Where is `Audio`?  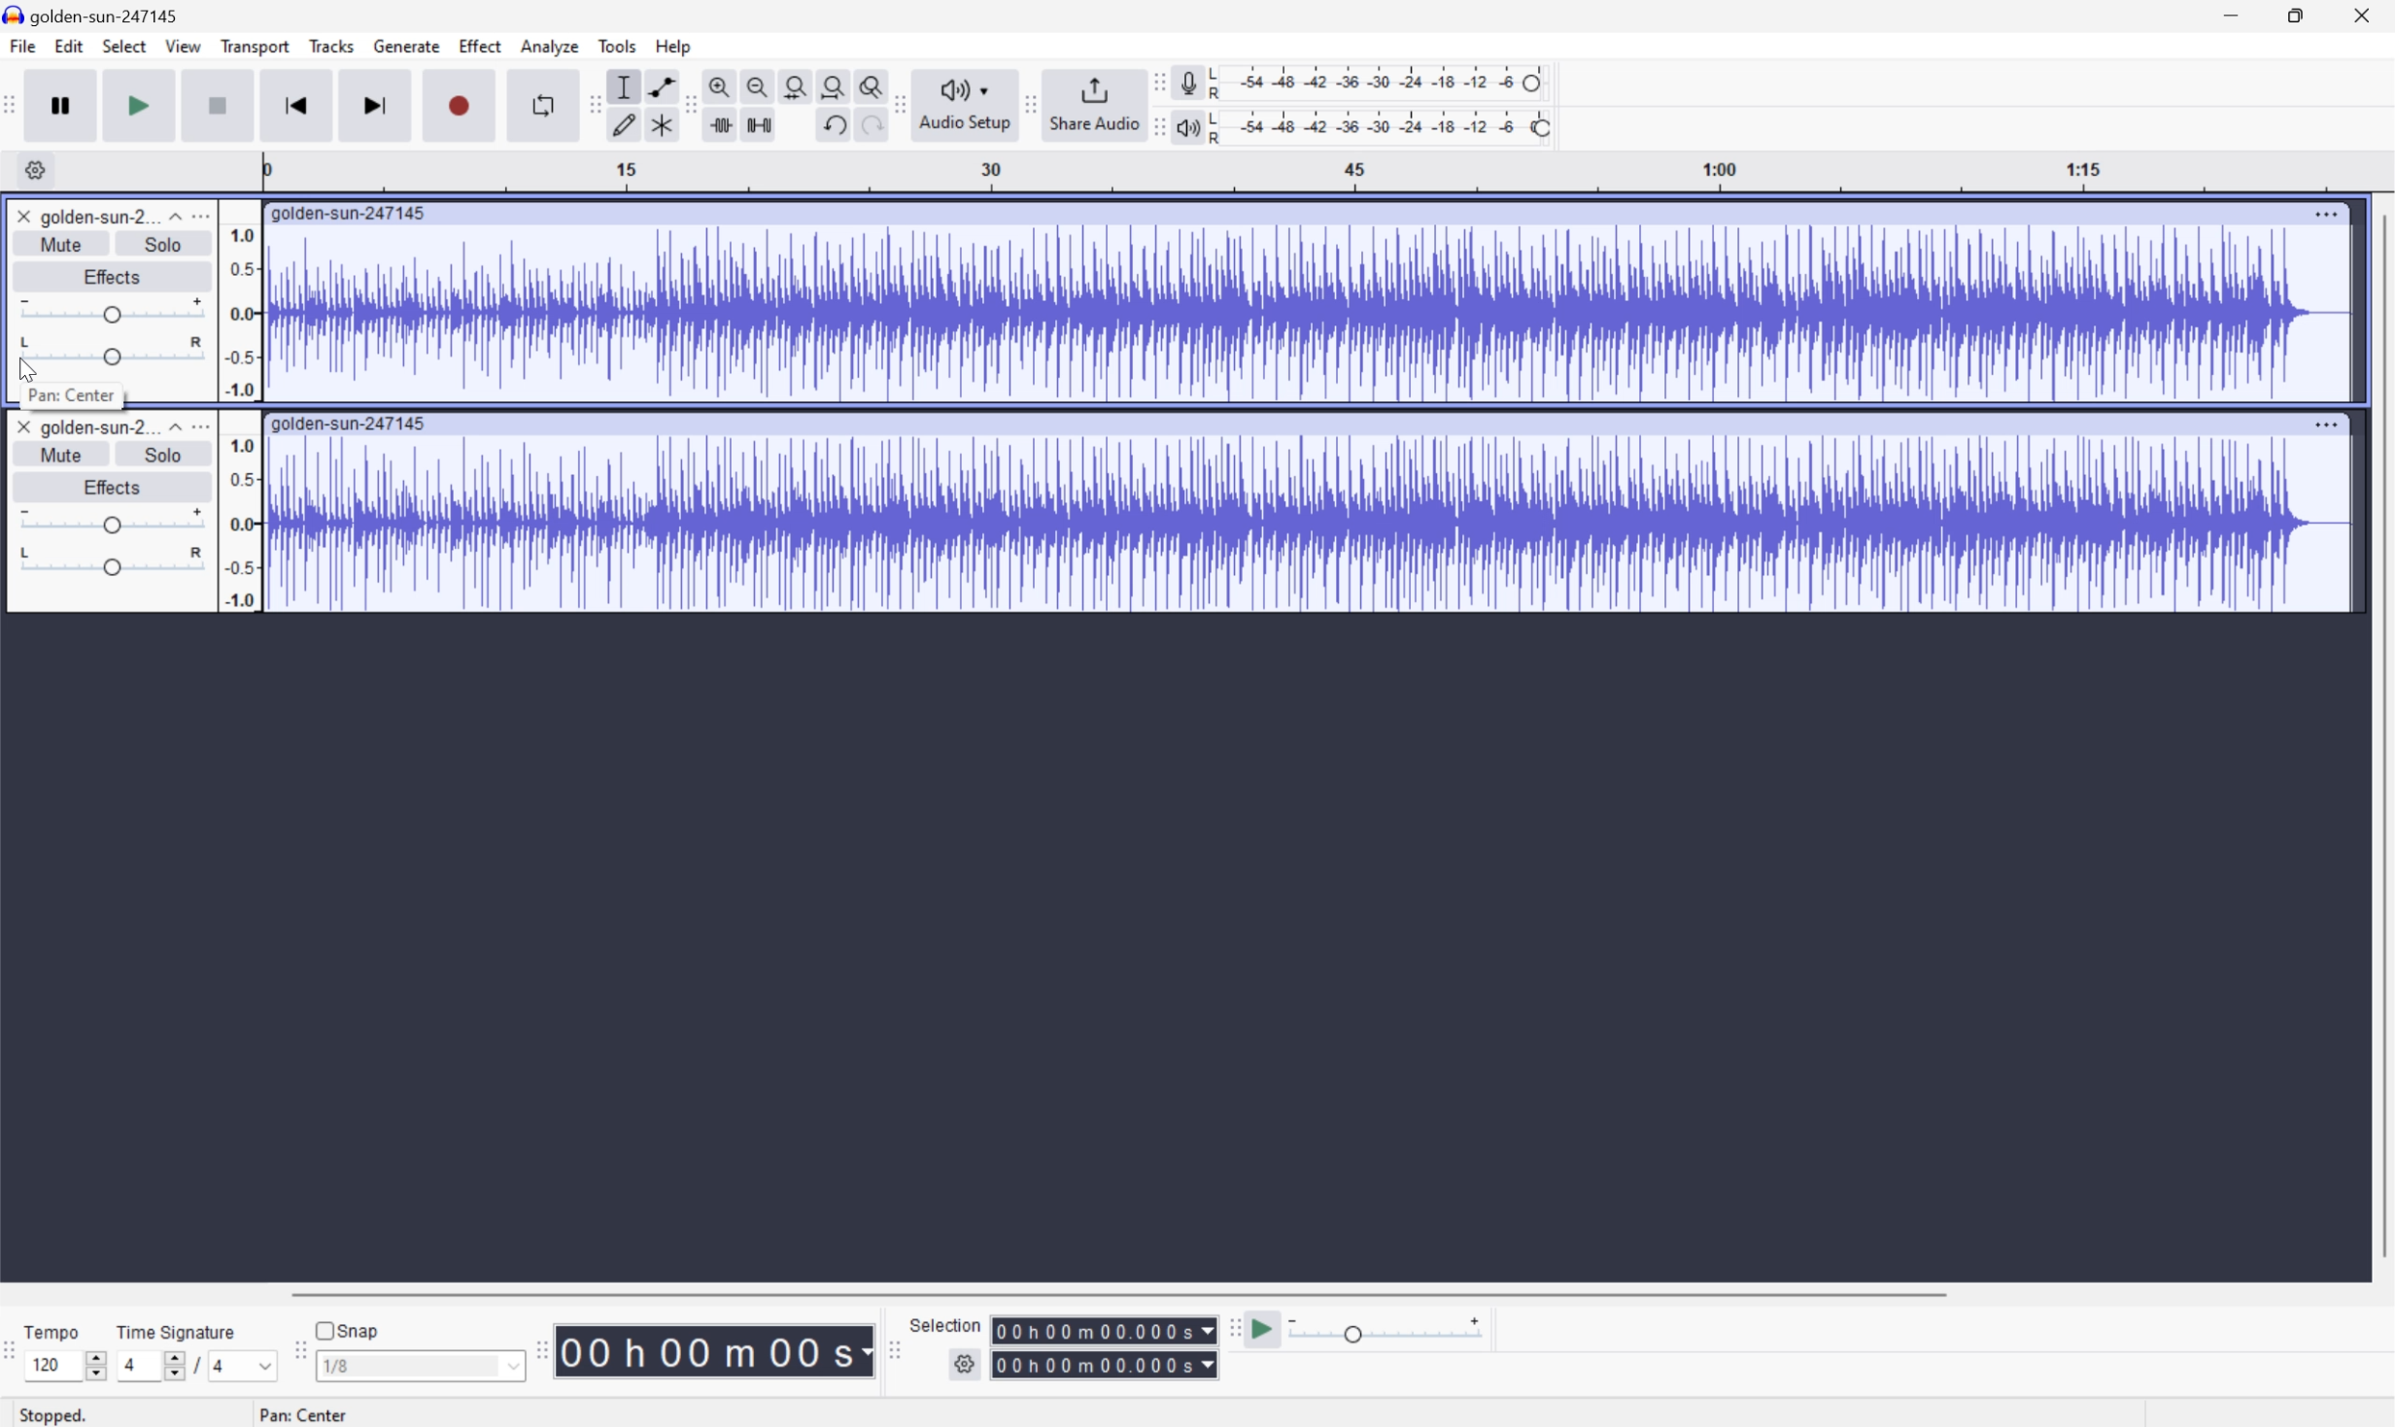 Audio is located at coordinates (1311, 313).